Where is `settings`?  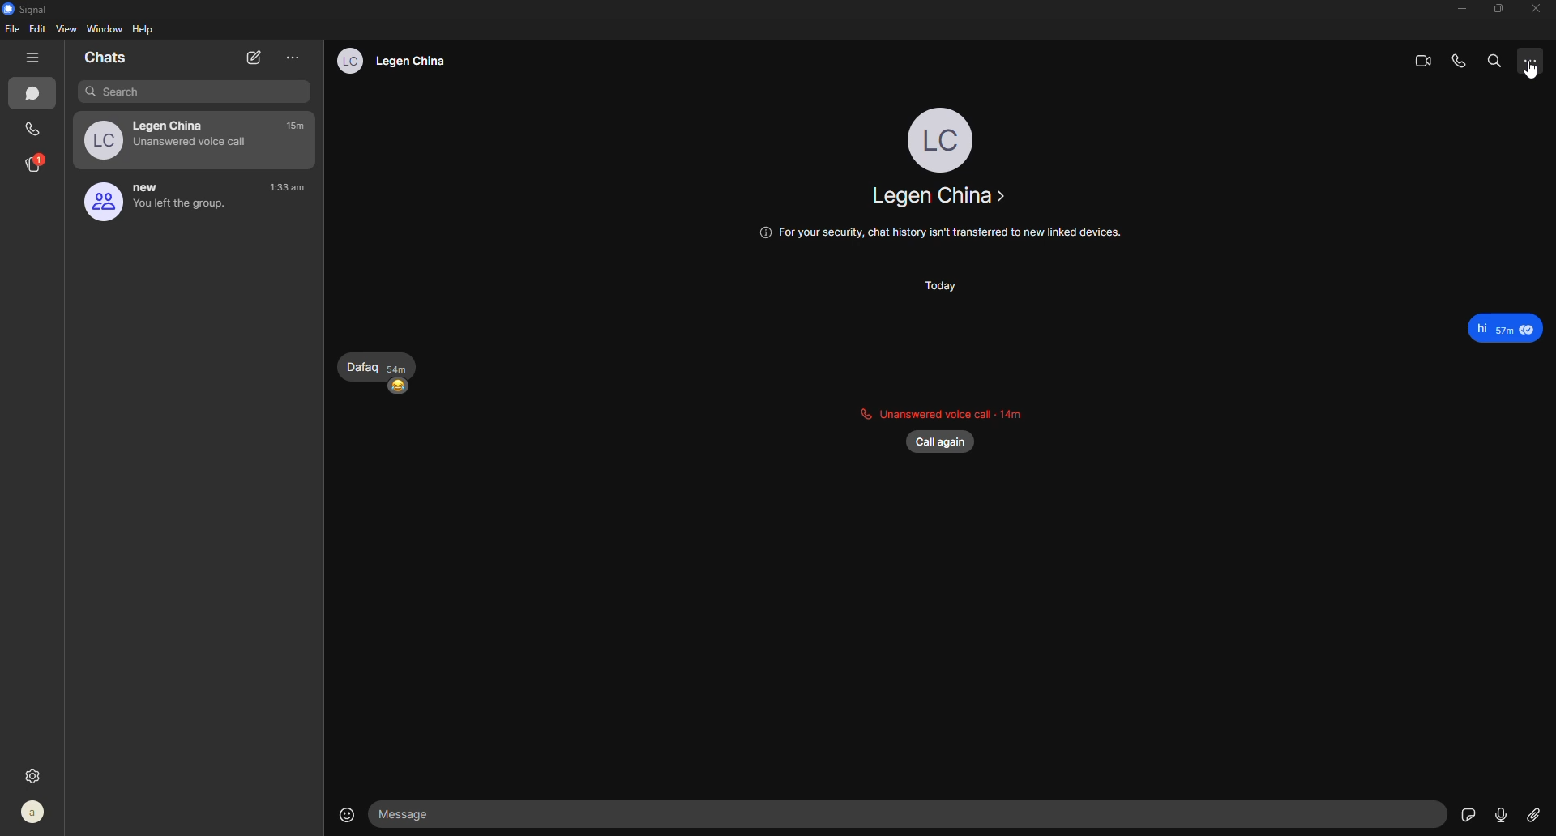 settings is located at coordinates (36, 774).